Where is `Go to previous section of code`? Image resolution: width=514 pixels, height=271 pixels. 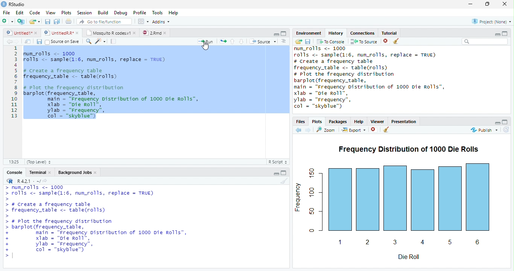
Go to previous section of code is located at coordinates (233, 42).